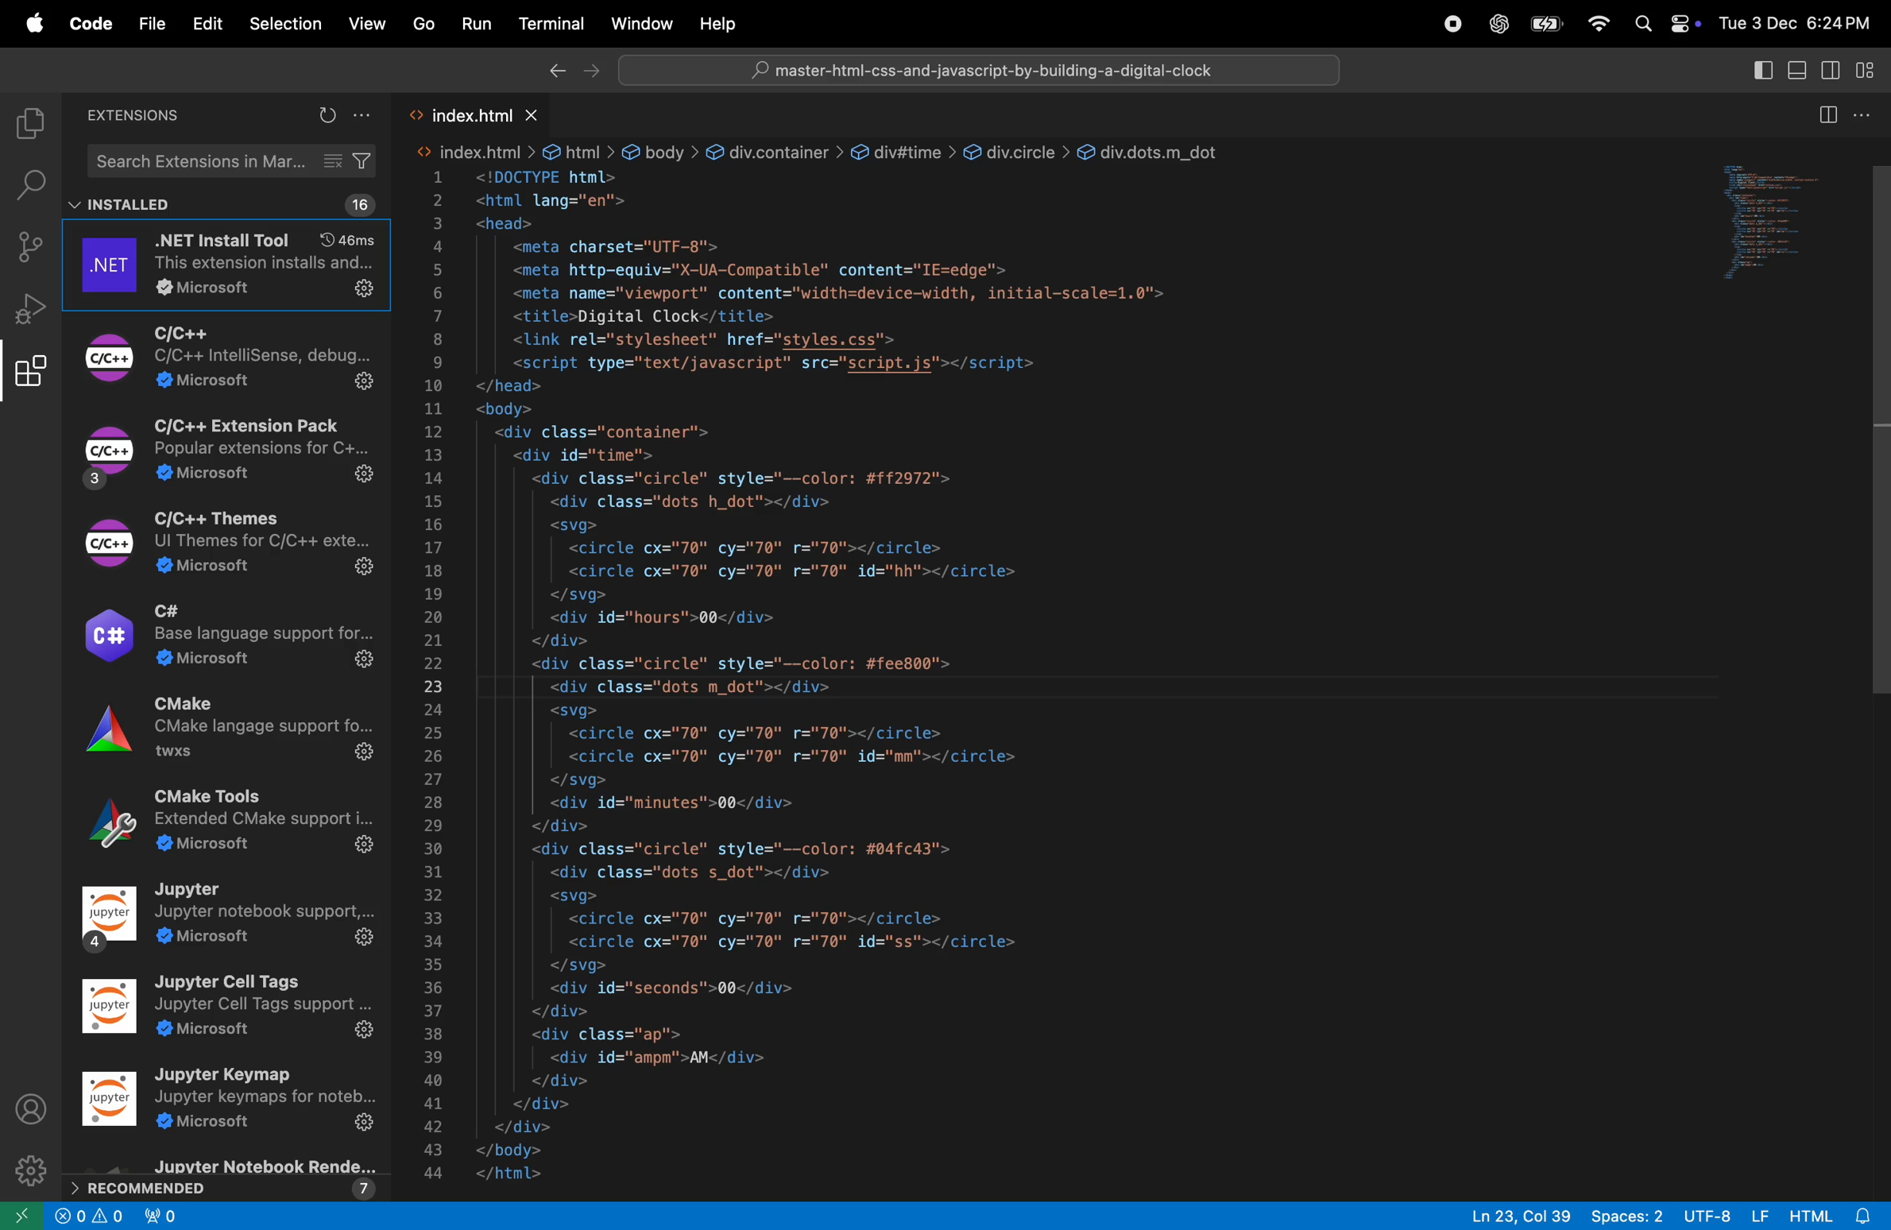 This screenshot has width=1891, height=1230. I want to click on terminal, so click(552, 21).